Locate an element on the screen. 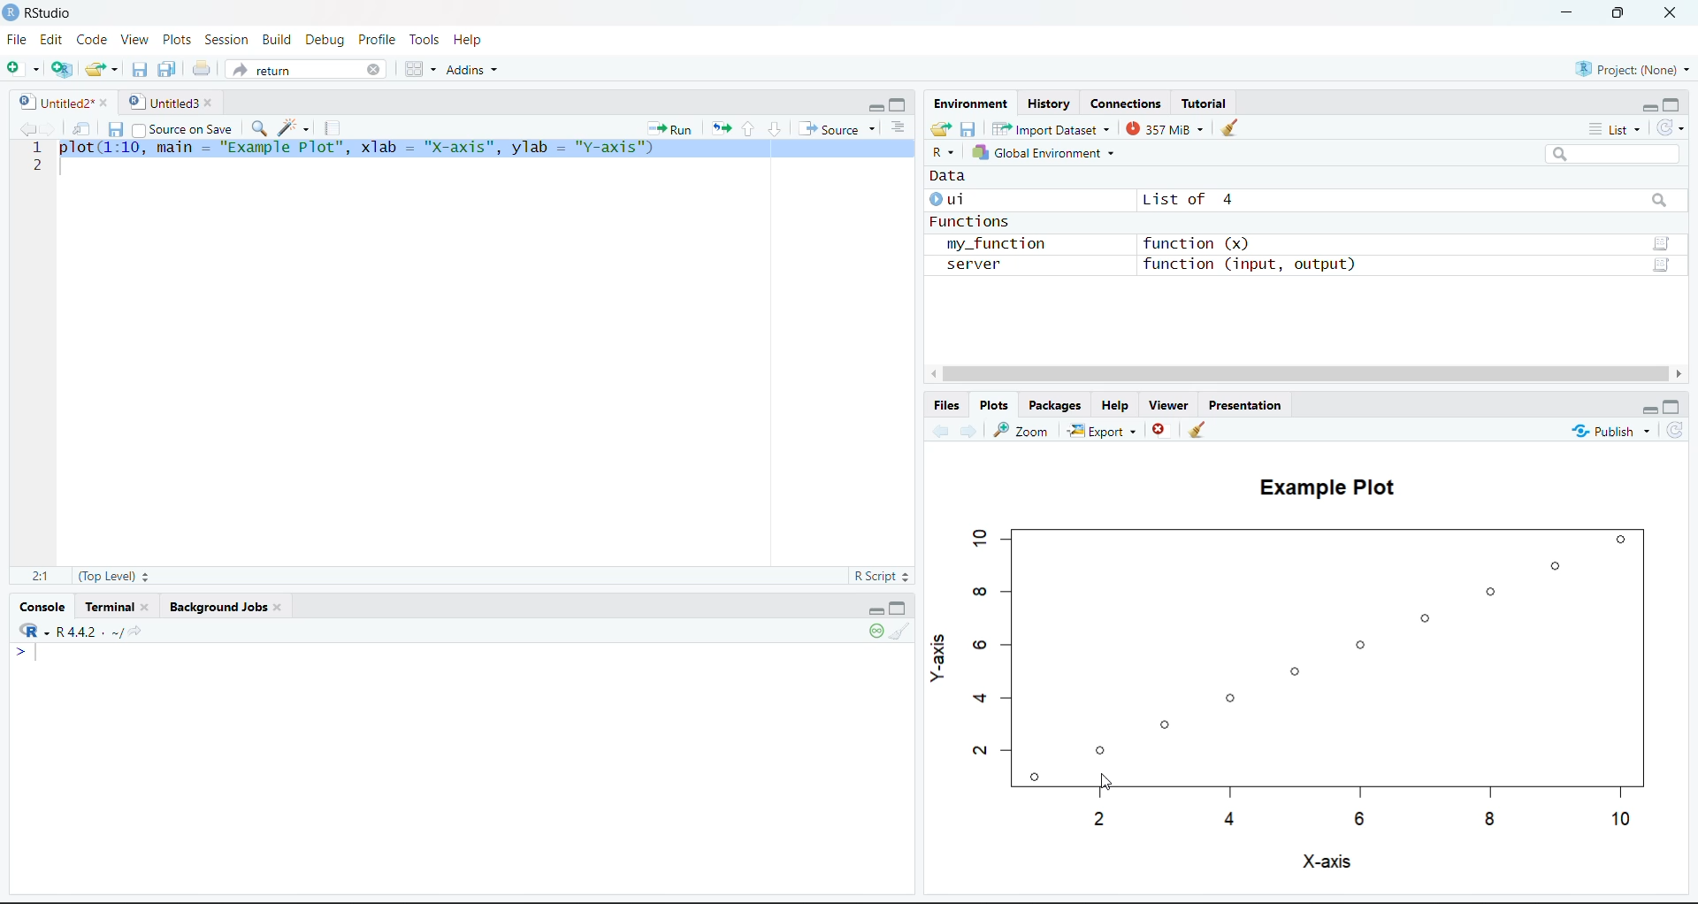  Save current document (Ctrl + S) is located at coordinates (140, 71).